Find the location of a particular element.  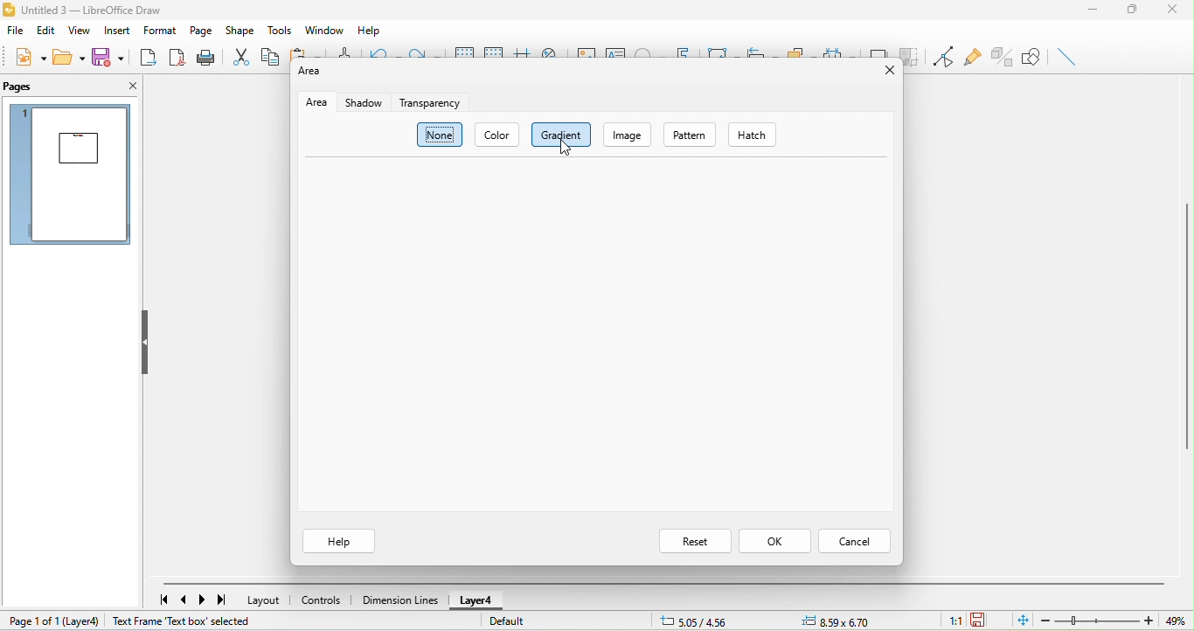

text box is located at coordinates (617, 51).